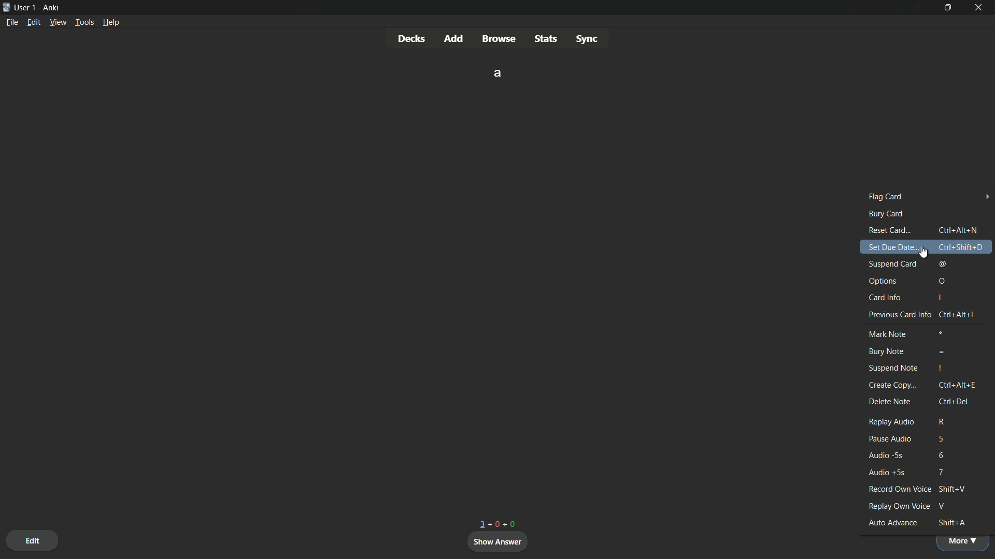 The width and height of the screenshot is (995, 559). What do you see at coordinates (499, 72) in the screenshot?
I see `a` at bounding box center [499, 72].